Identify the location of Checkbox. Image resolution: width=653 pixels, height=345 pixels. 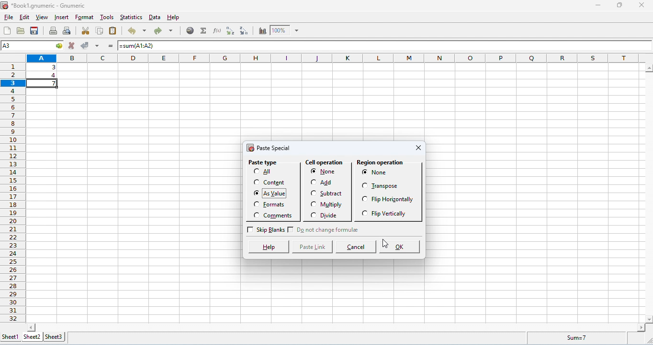
(362, 214).